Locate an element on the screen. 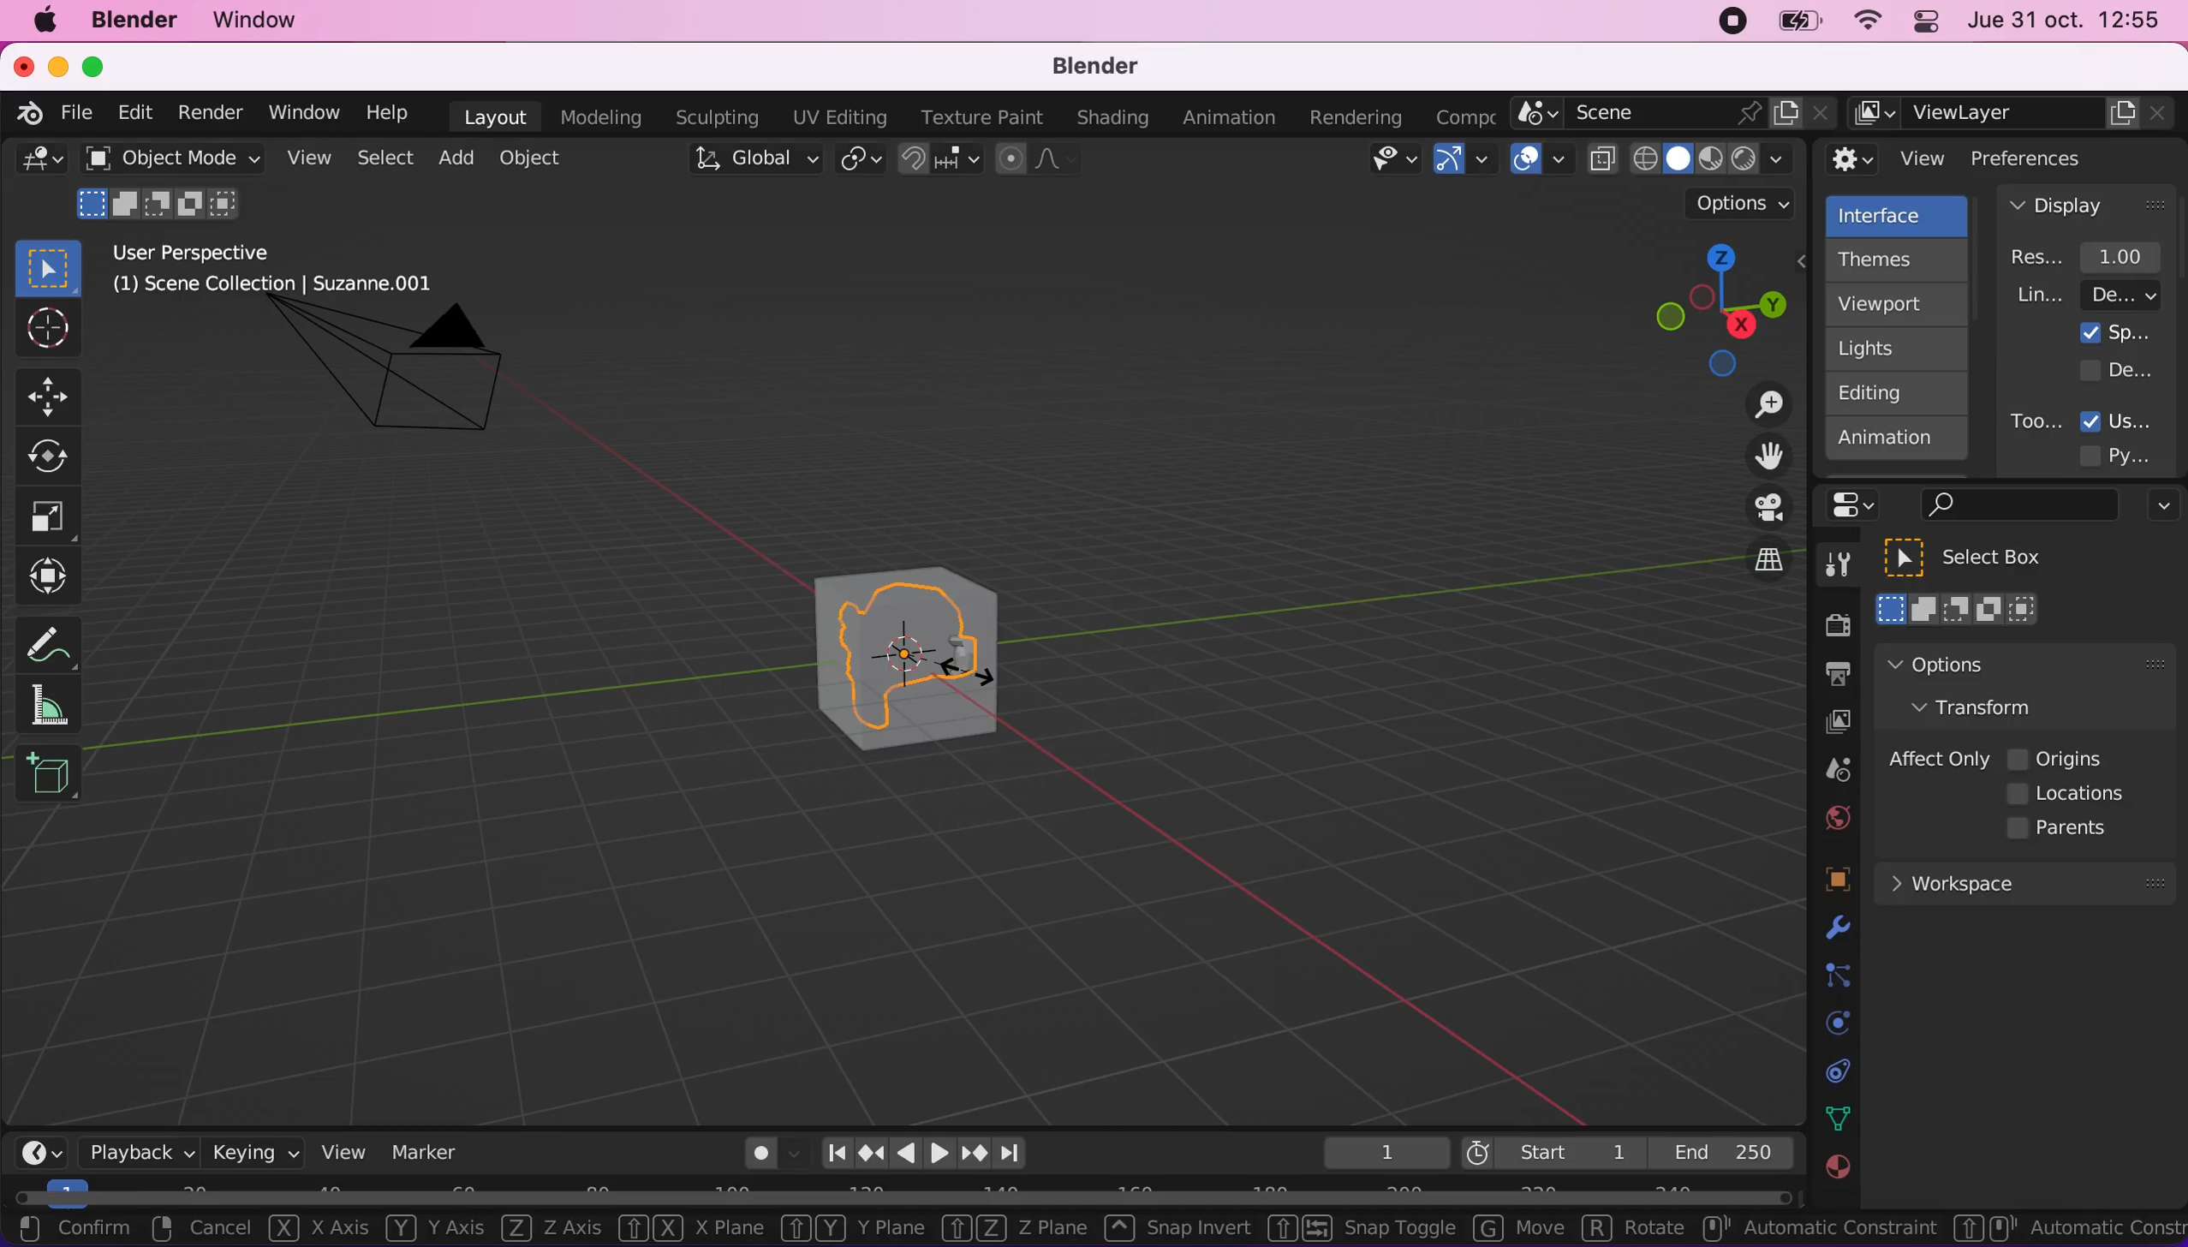 This screenshot has width=2188, height=1247. affect only is located at coordinates (1935, 759).